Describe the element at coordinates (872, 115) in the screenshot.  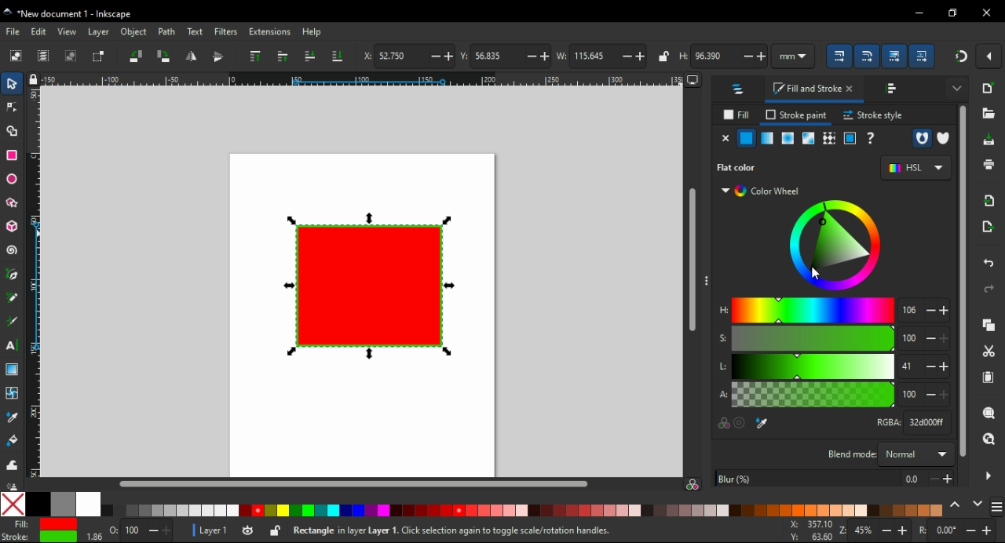
I see `stroke style` at that location.